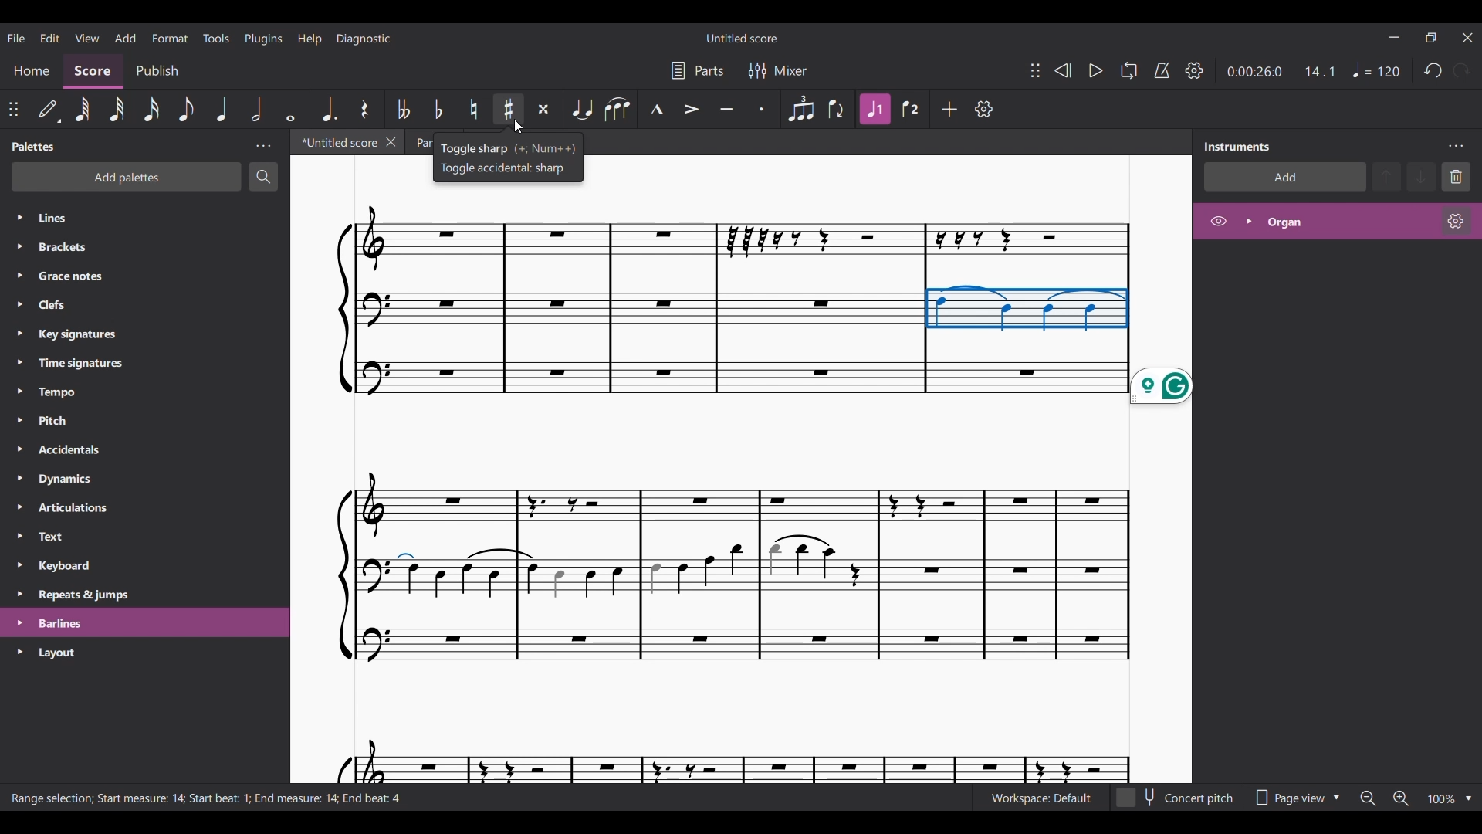 The image size is (1482, 834). I want to click on Slur, so click(617, 110).